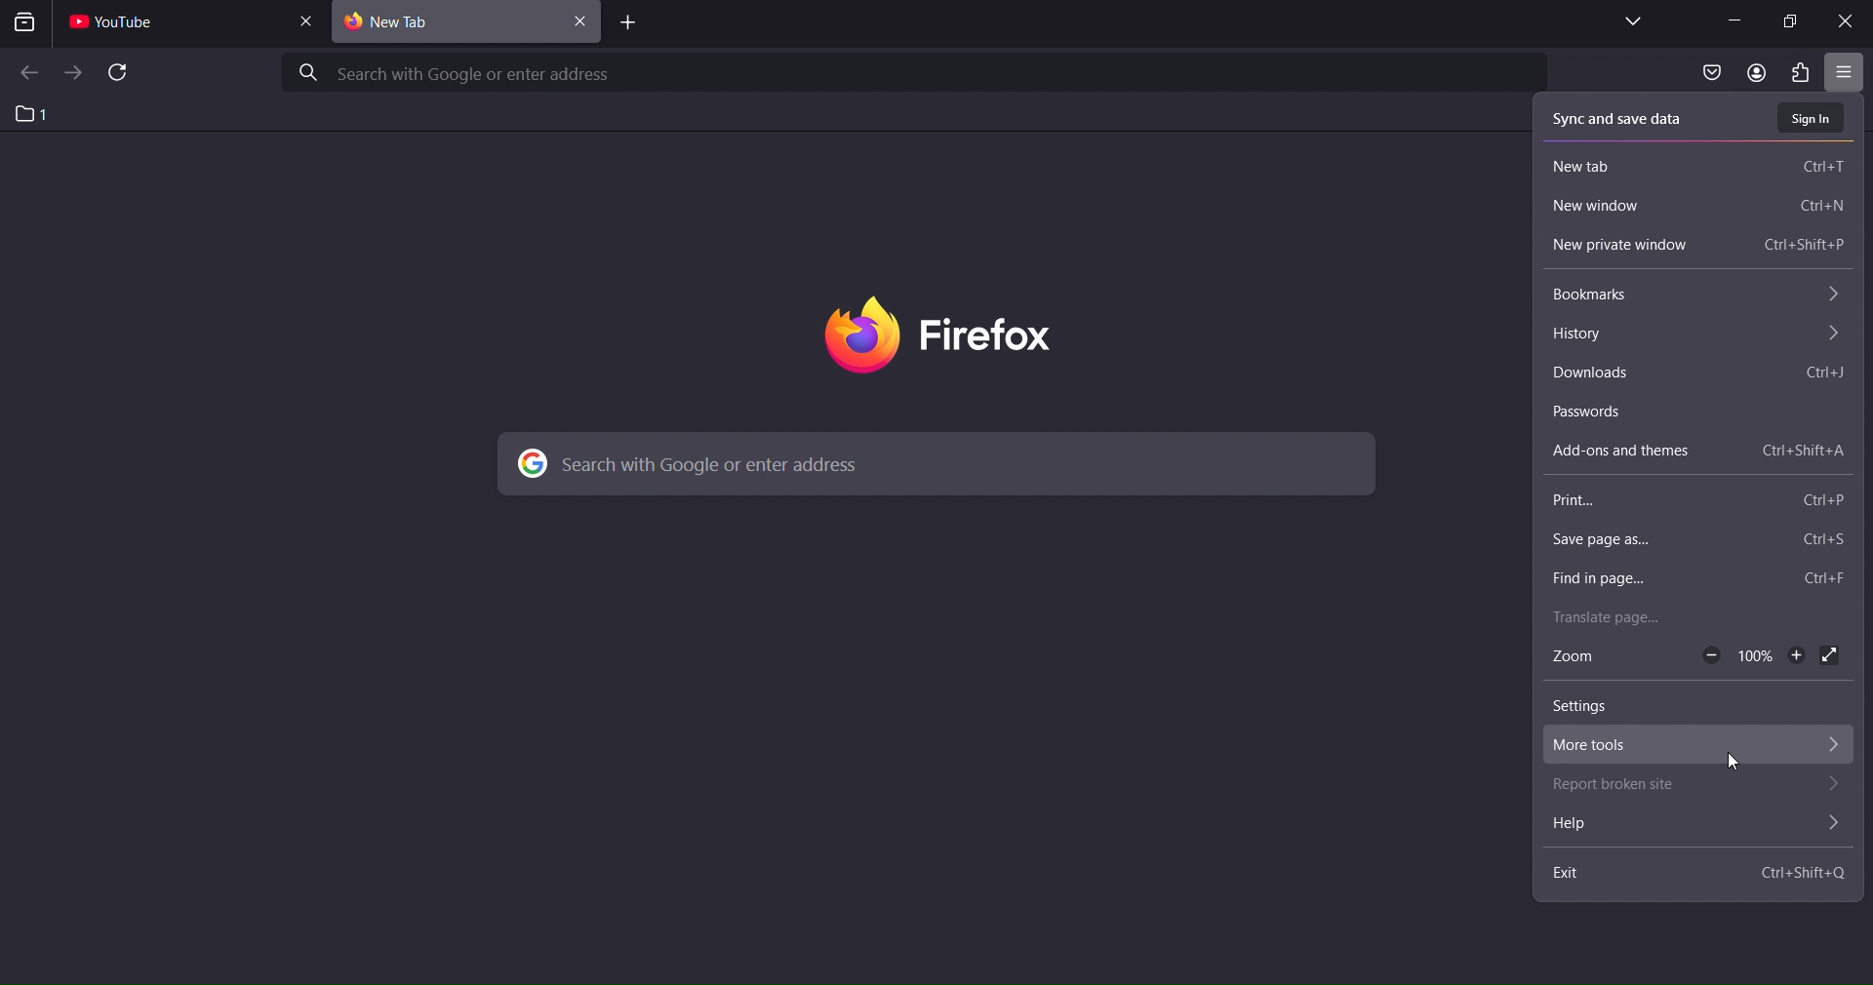 The image size is (1873, 985). What do you see at coordinates (1584, 878) in the screenshot?
I see `exit` at bounding box center [1584, 878].